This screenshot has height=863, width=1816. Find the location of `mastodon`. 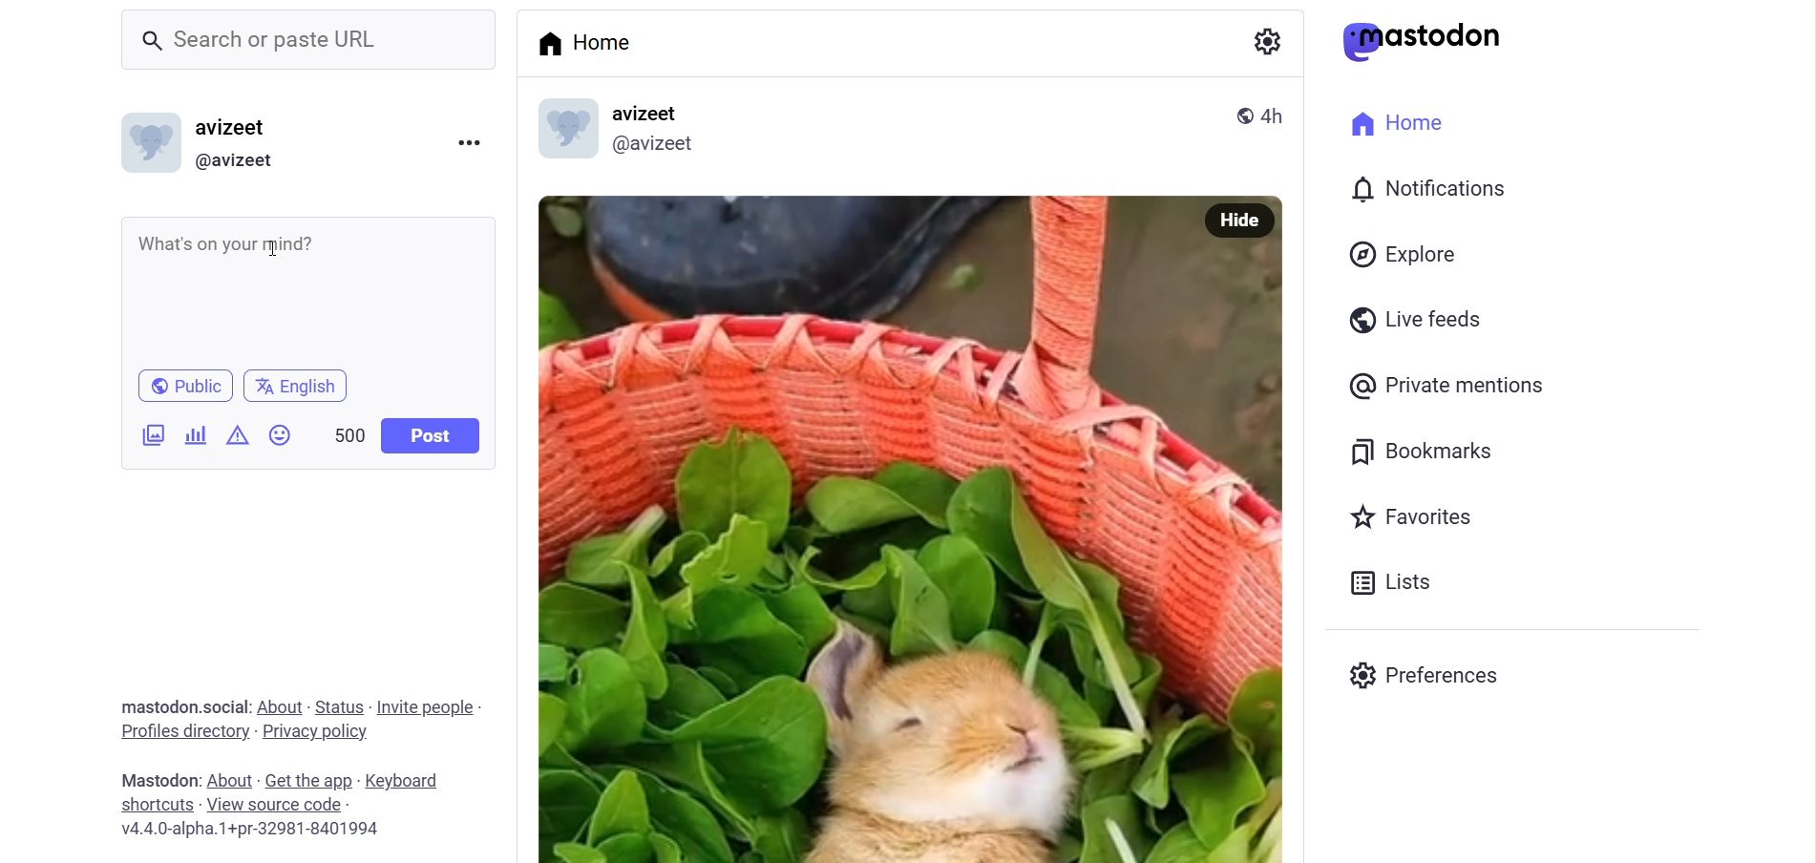

mastodon is located at coordinates (157, 780).